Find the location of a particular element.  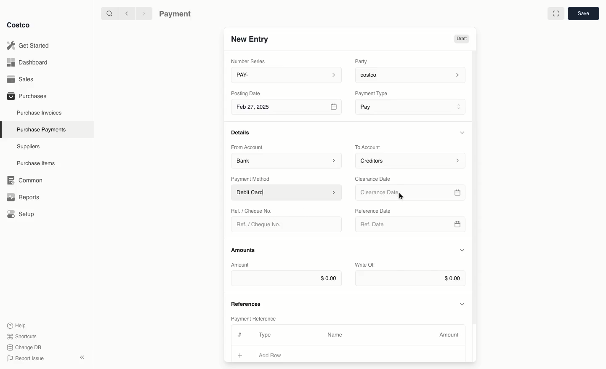

Amount is located at coordinates (450, 335).